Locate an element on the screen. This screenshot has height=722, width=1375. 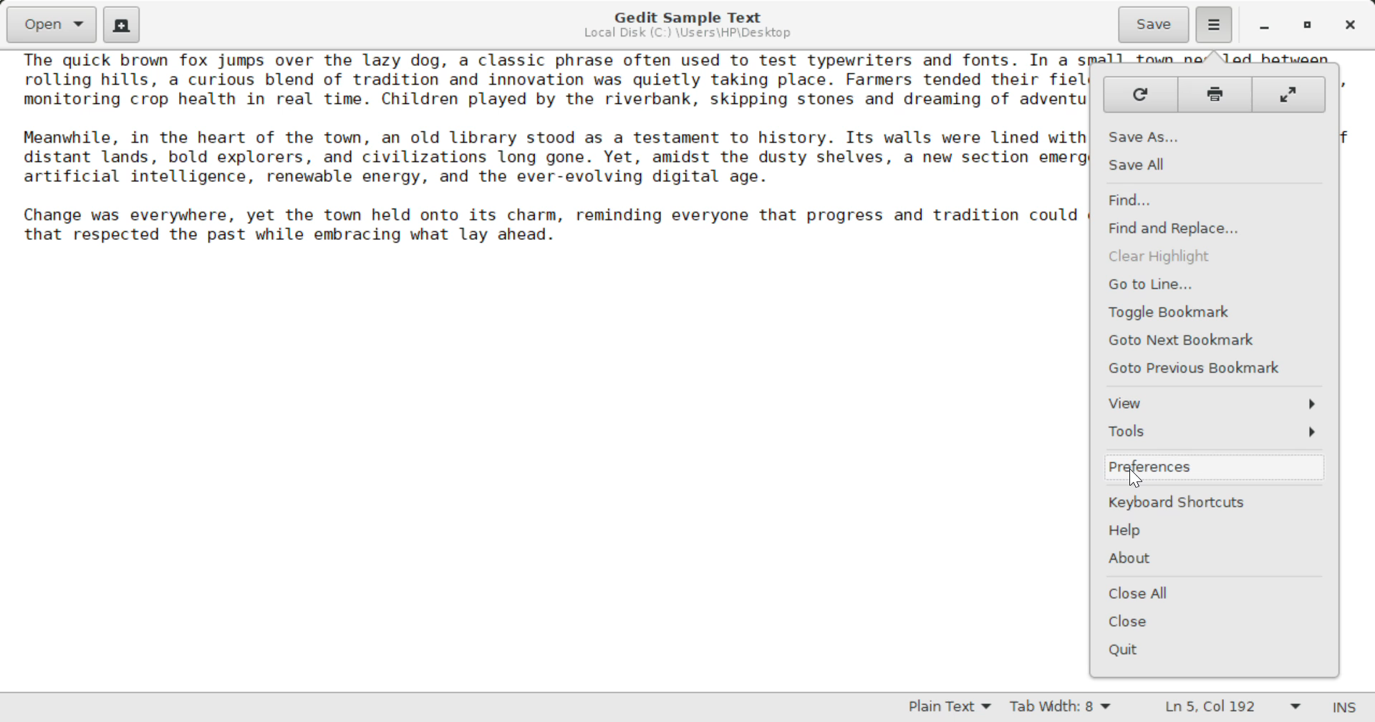
Restore Down  is located at coordinates (1265, 26).